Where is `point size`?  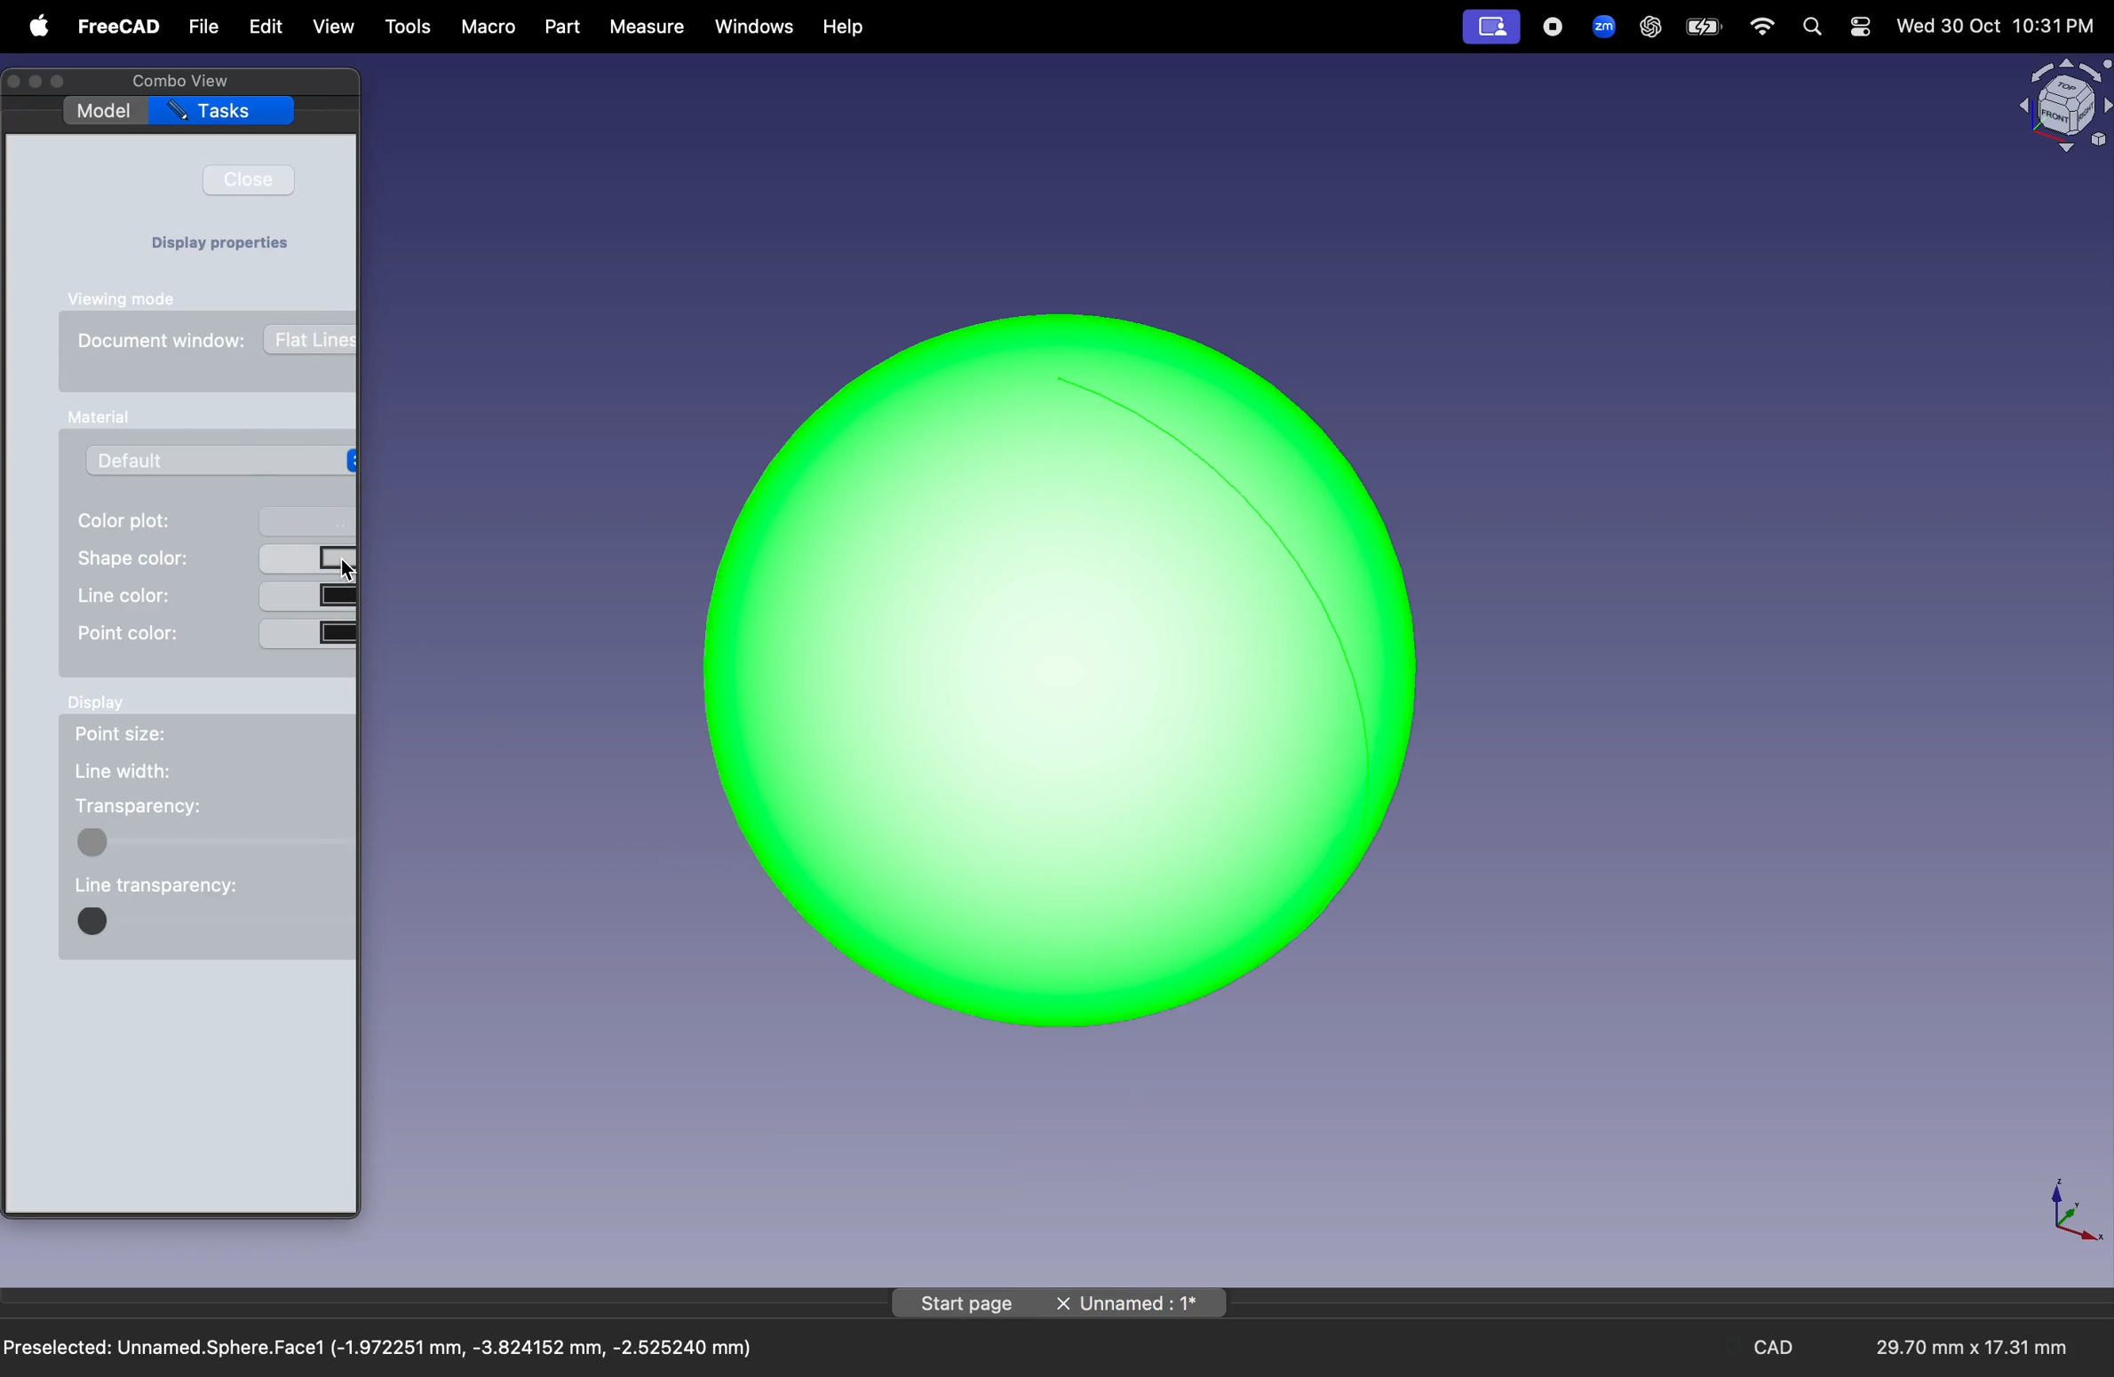 point size is located at coordinates (132, 733).